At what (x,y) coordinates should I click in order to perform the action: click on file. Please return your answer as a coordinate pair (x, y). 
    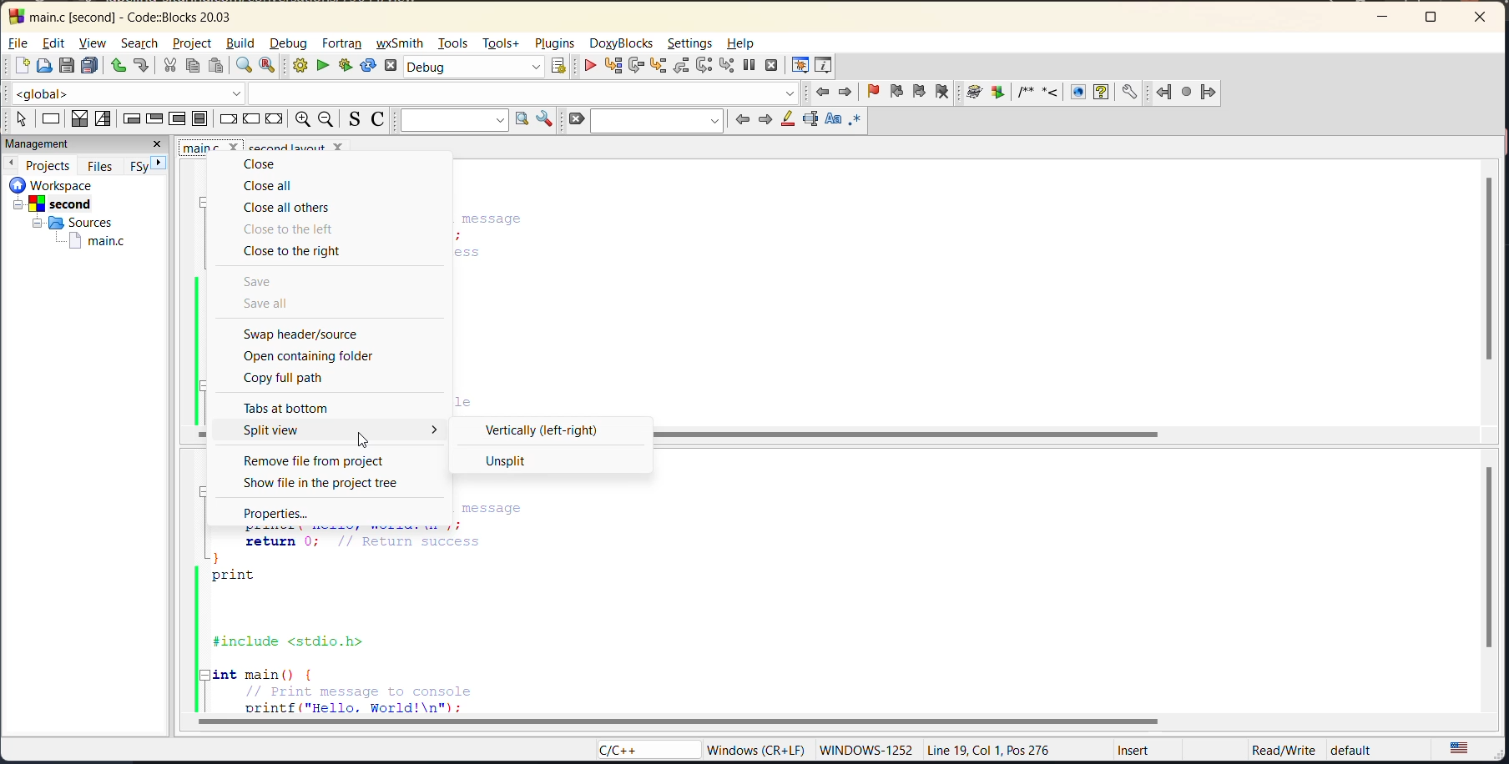
    Looking at the image, I should click on (17, 43).